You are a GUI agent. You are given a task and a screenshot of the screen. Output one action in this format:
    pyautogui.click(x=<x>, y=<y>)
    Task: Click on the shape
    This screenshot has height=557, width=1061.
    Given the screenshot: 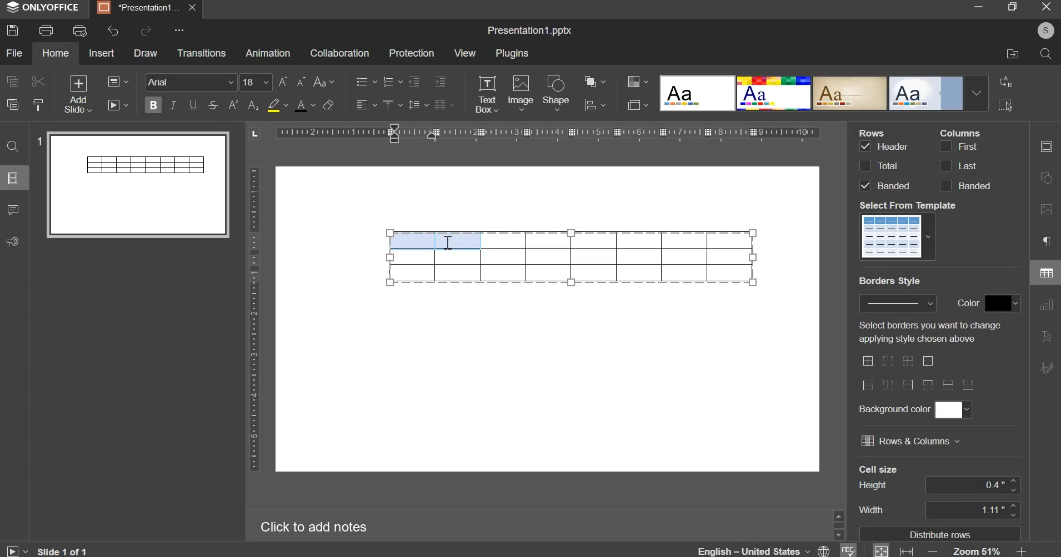 What is the action you would take?
    pyautogui.click(x=557, y=93)
    